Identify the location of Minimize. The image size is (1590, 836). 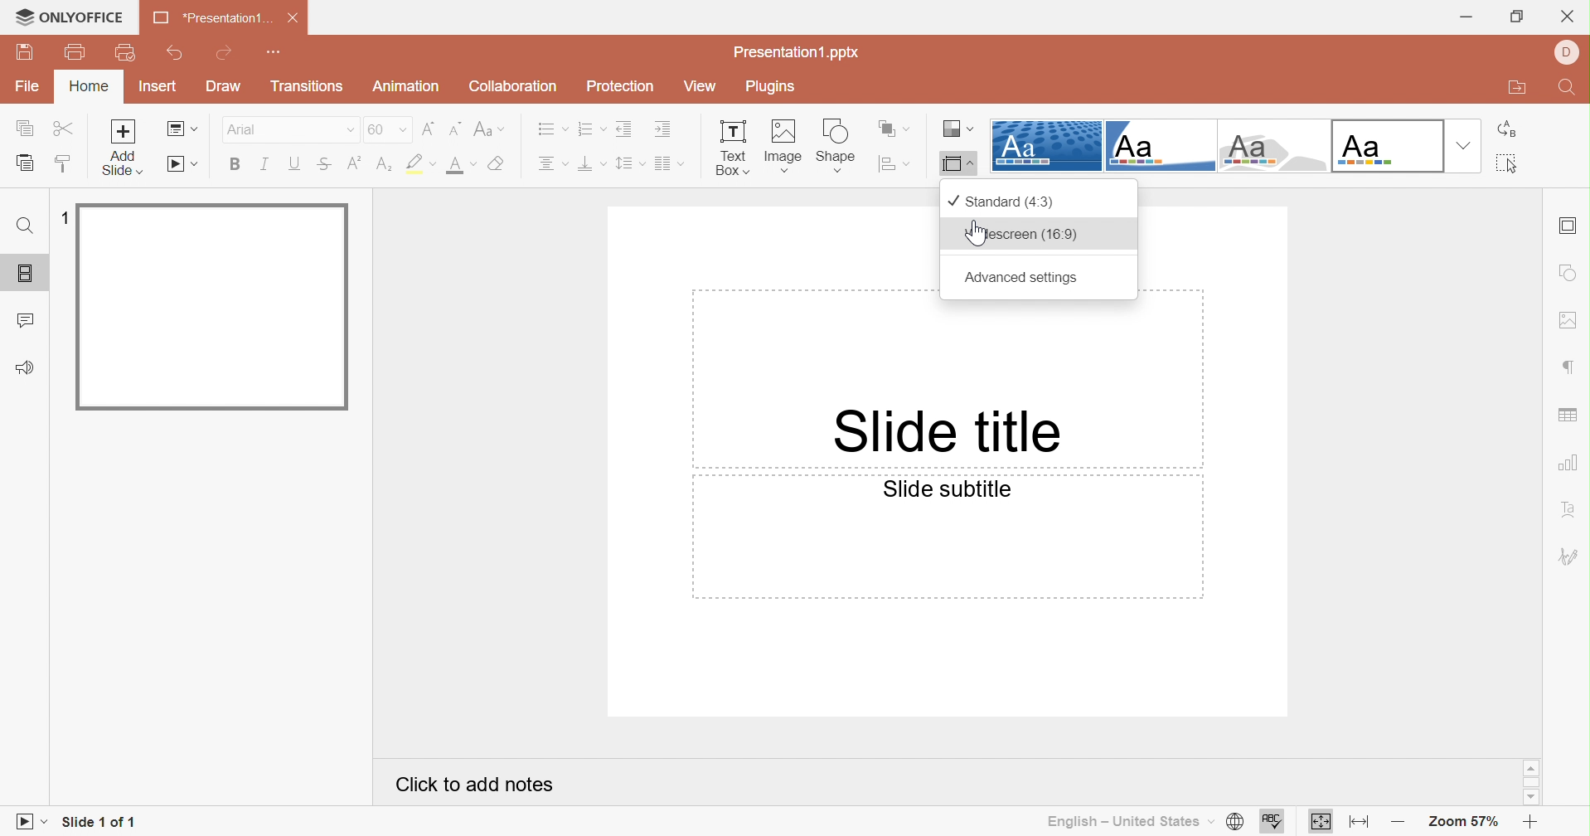
(1469, 17).